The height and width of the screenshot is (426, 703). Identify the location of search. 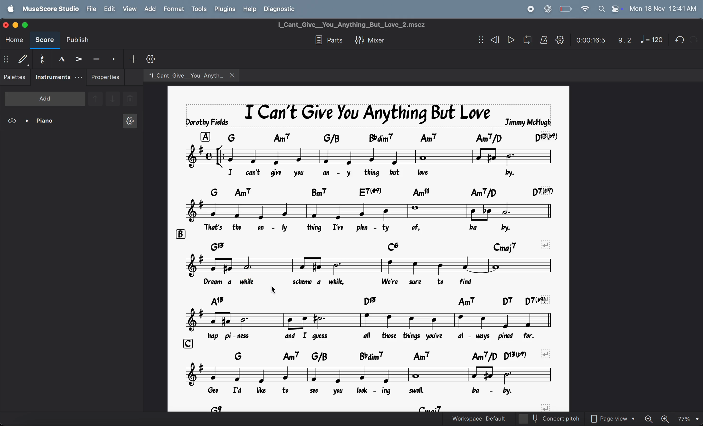
(599, 9).